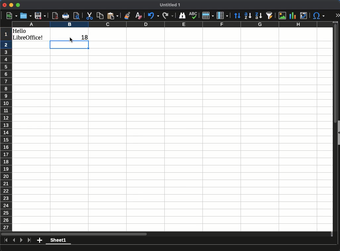 The image size is (340, 251). Describe the element at coordinates (338, 16) in the screenshot. I see `expand` at that location.